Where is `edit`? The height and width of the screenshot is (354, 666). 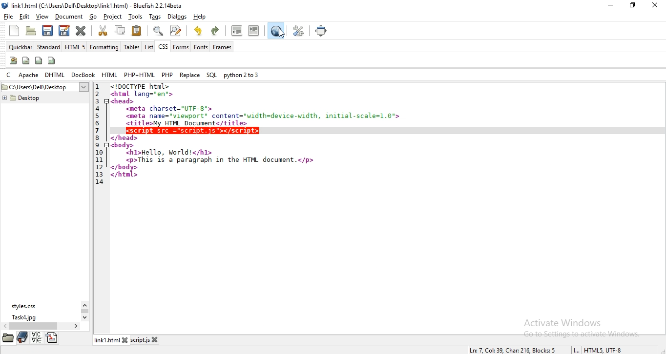
edit is located at coordinates (24, 16).